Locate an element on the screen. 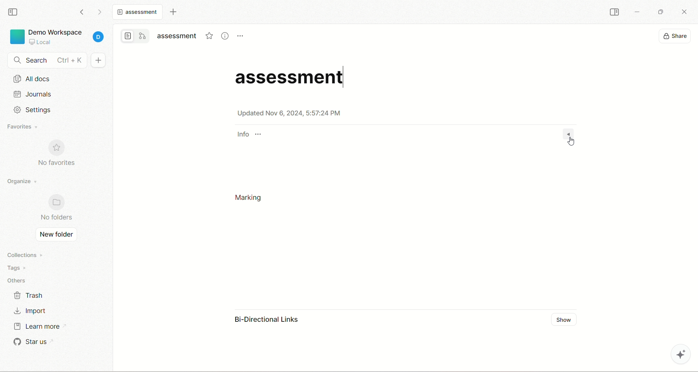 The image size is (698, 372). trash is located at coordinates (30, 296).